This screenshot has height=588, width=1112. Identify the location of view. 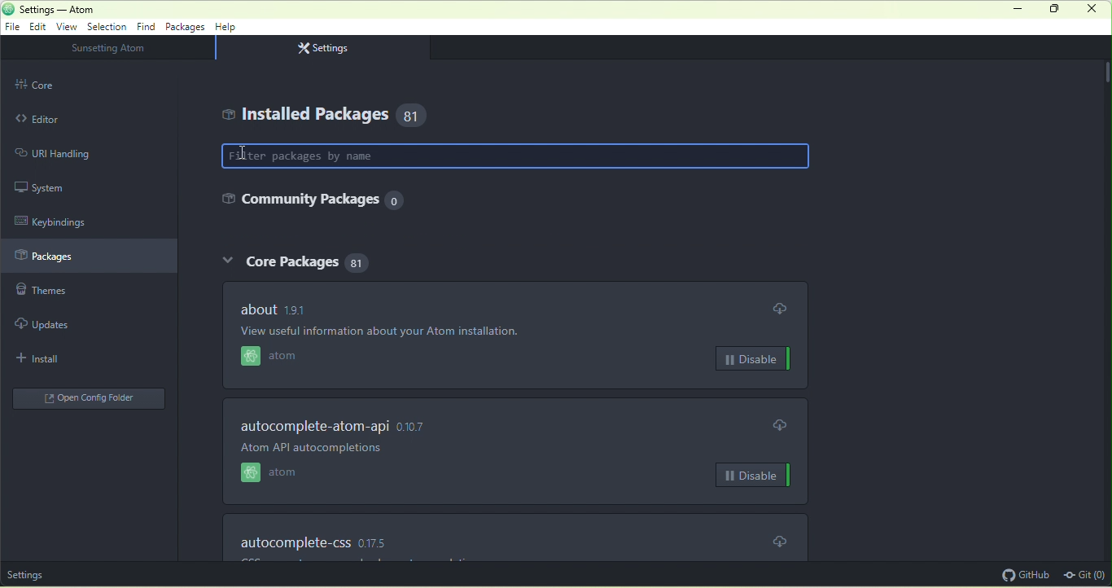
(70, 27).